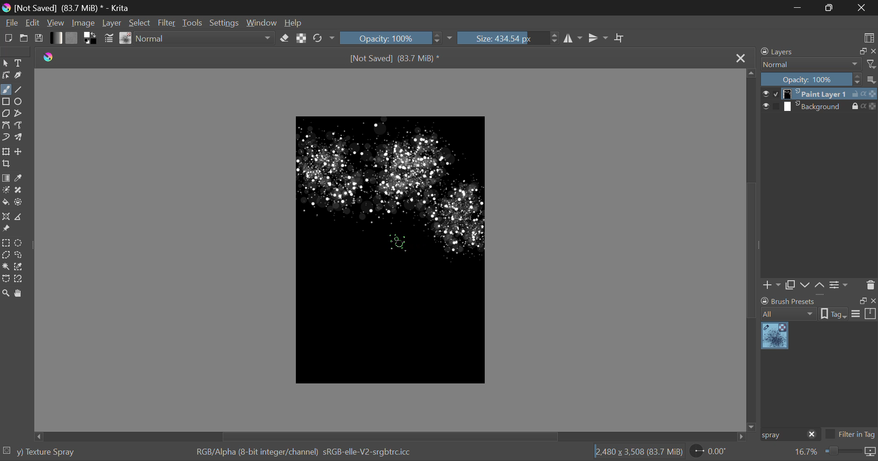  What do you see at coordinates (21, 279) in the screenshot?
I see `Magnetic Selection` at bounding box center [21, 279].